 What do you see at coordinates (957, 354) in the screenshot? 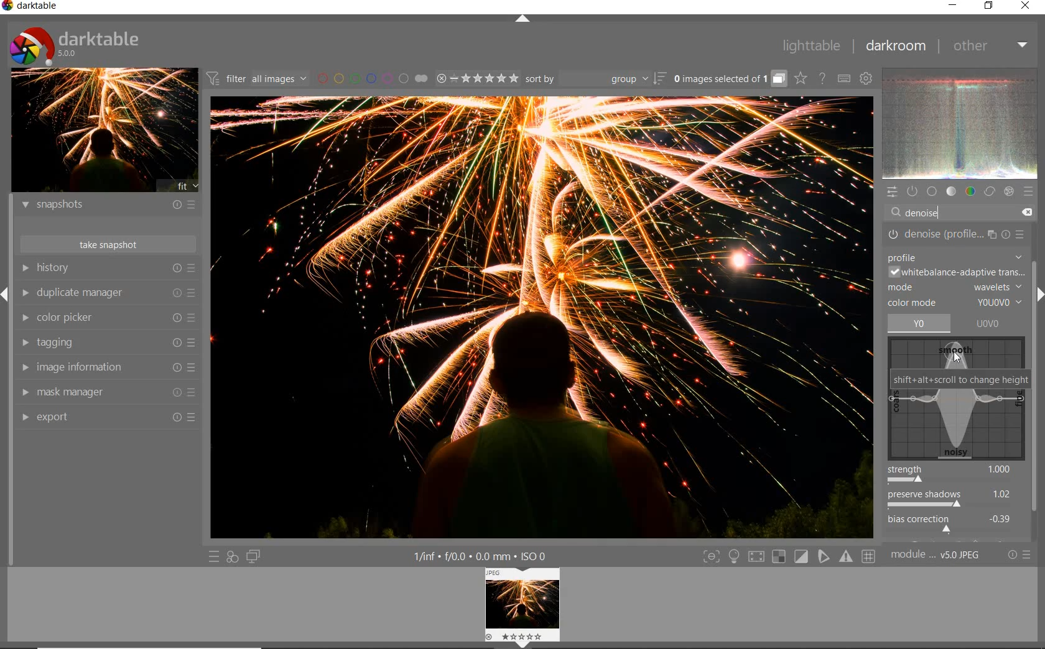
I see `cursor` at bounding box center [957, 354].